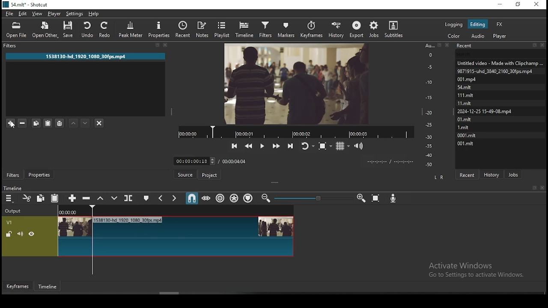 The height and width of the screenshot is (308, 548). I want to click on toggle grid display on the player, so click(342, 145).